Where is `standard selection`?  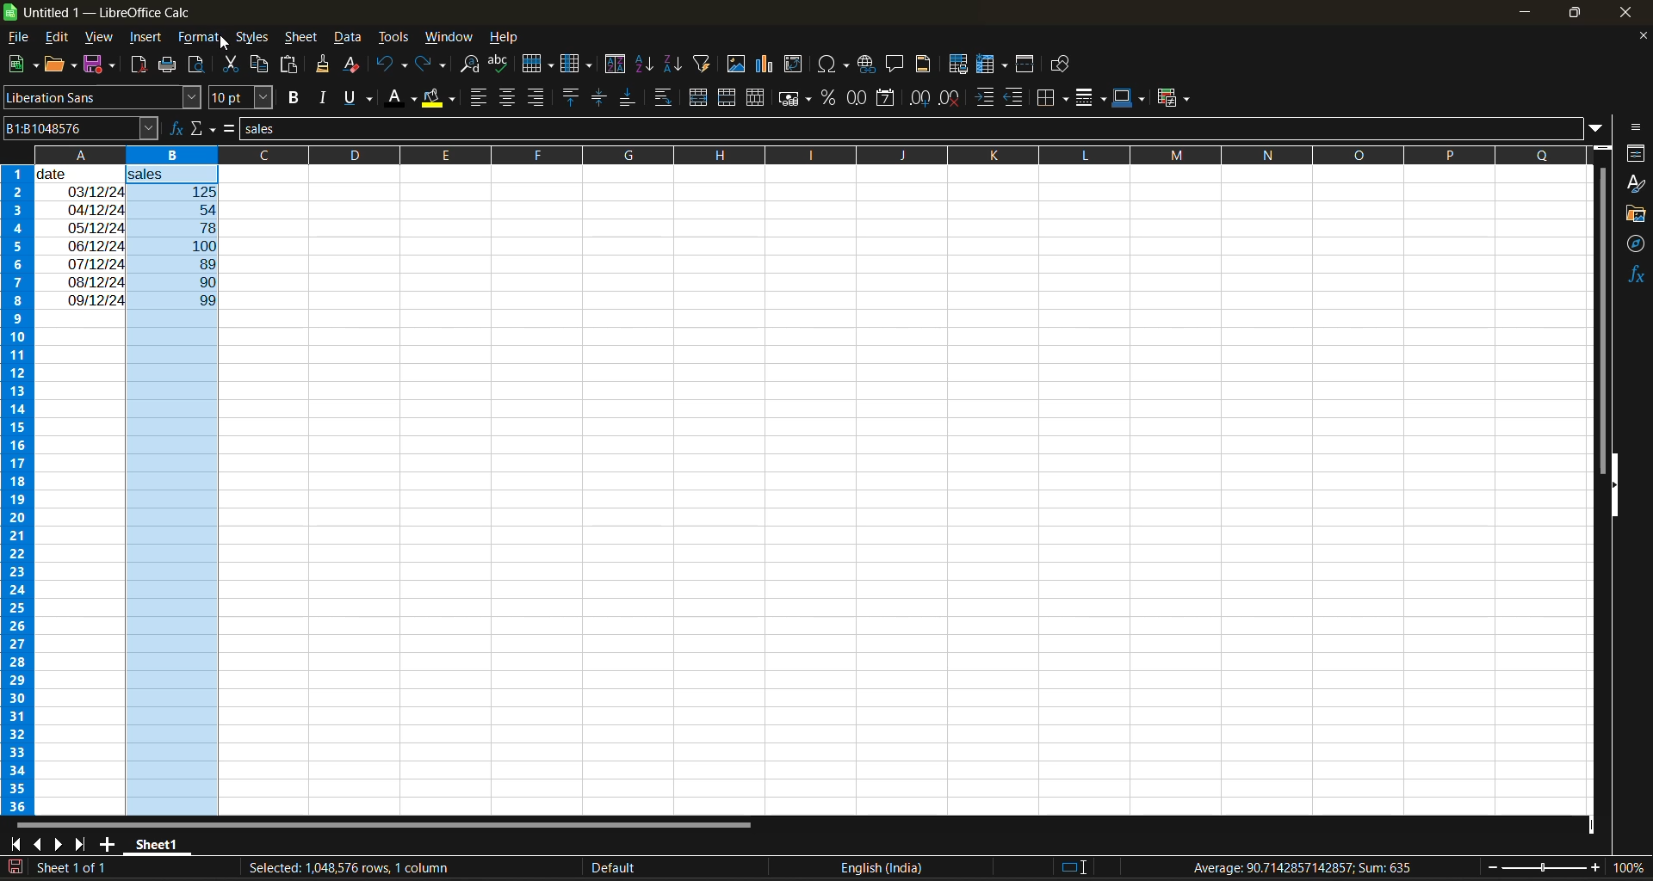 standard selection is located at coordinates (1074, 866).